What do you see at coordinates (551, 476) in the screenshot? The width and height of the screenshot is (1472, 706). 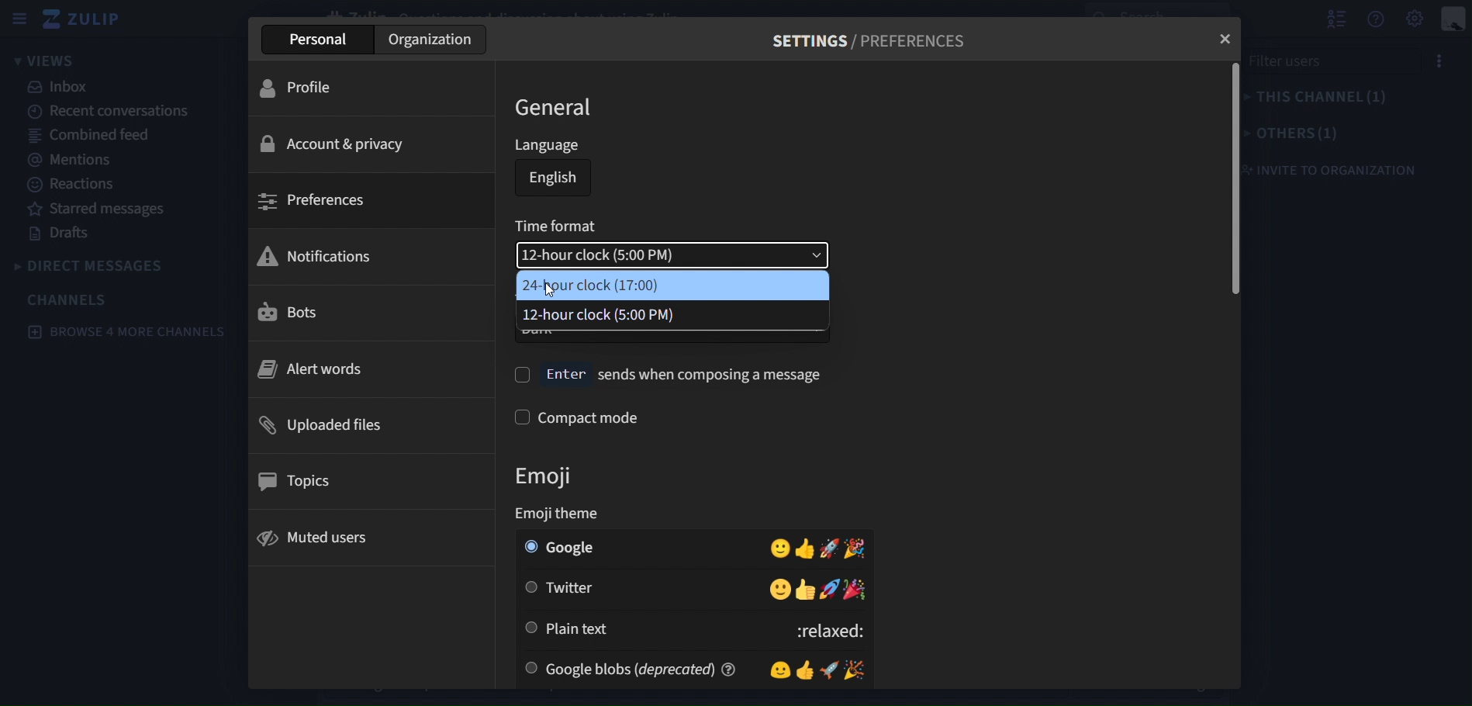 I see `emoji ` at bounding box center [551, 476].